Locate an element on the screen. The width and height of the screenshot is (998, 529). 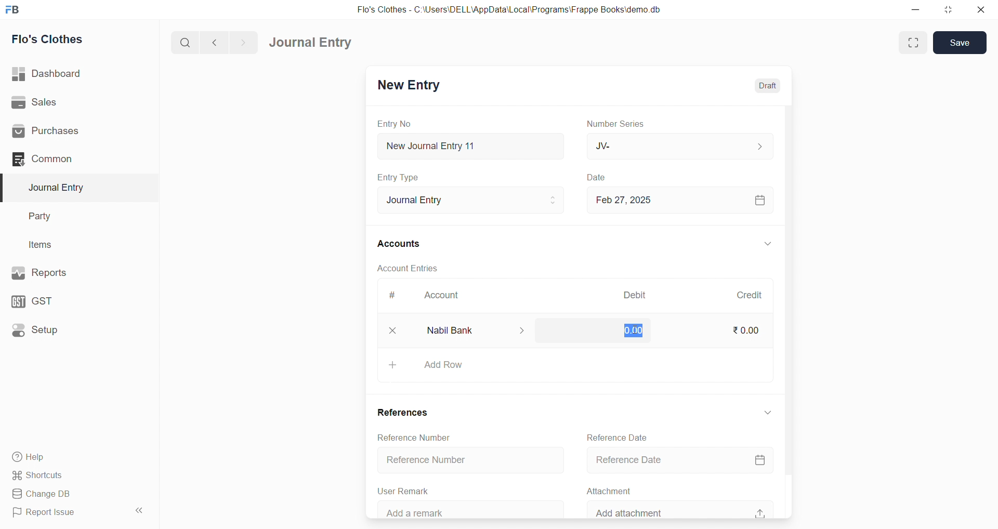
Journal Entry is located at coordinates (59, 188).